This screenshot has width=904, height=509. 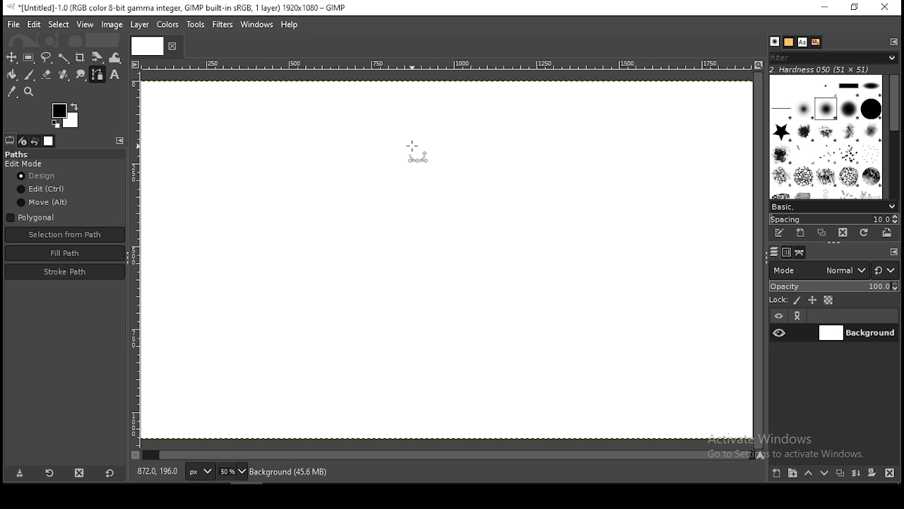 I want to click on zoom tool, so click(x=30, y=91).